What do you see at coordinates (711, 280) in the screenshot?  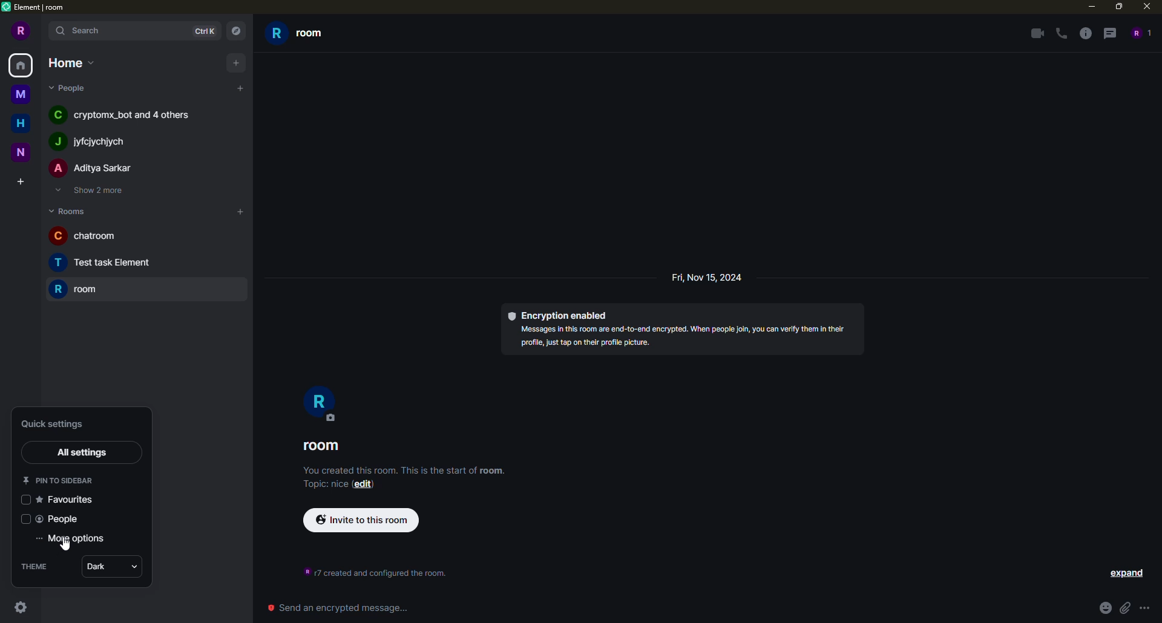 I see `Fri, Nov 15, 2024` at bounding box center [711, 280].